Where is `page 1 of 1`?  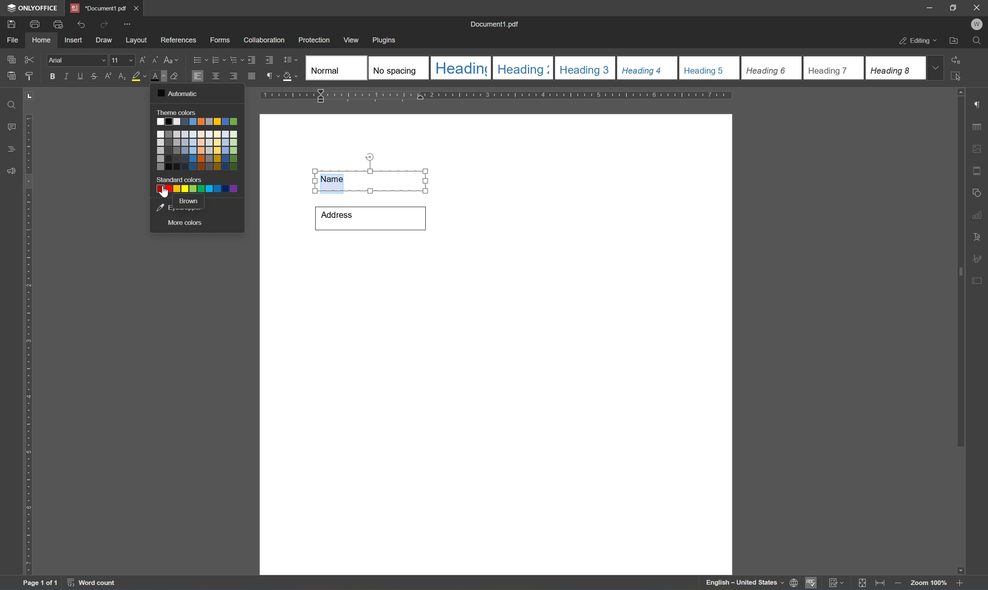 page 1 of 1 is located at coordinates (42, 583).